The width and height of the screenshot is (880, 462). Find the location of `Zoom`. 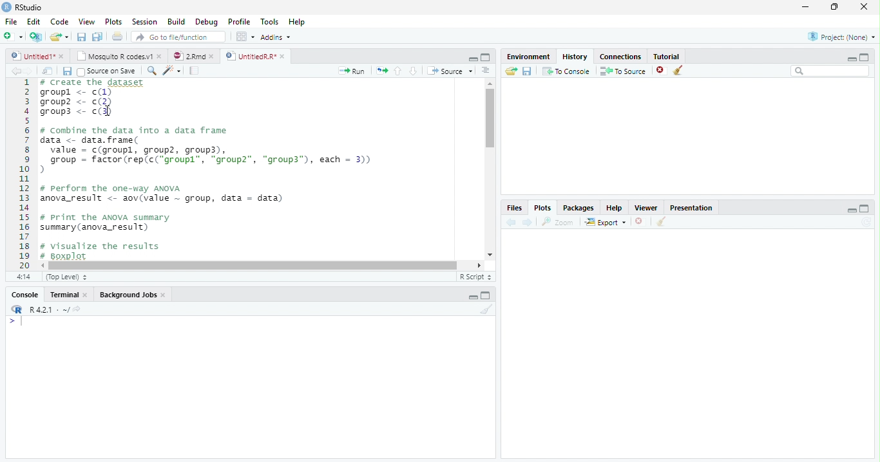

Zoom is located at coordinates (559, 222).